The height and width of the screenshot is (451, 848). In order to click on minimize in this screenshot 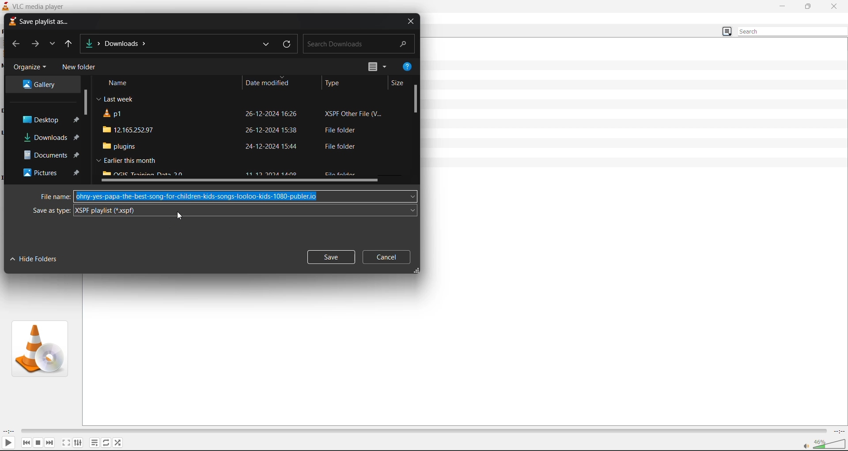, I will do `click(781, 6)`.